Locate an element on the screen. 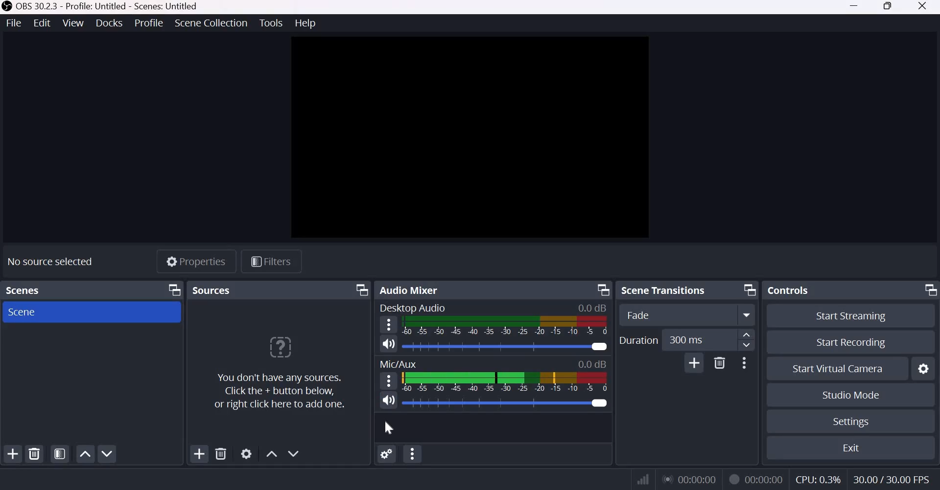 The height and width of the screenshot is (490, 940). Audio Mixer is located at coordinates (412, 291).